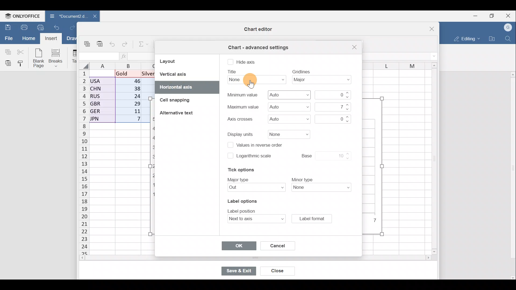  Describe the element at coordinates (22, 15) in the screenshot. I see `ONLYOFFICE Menu` at that location.